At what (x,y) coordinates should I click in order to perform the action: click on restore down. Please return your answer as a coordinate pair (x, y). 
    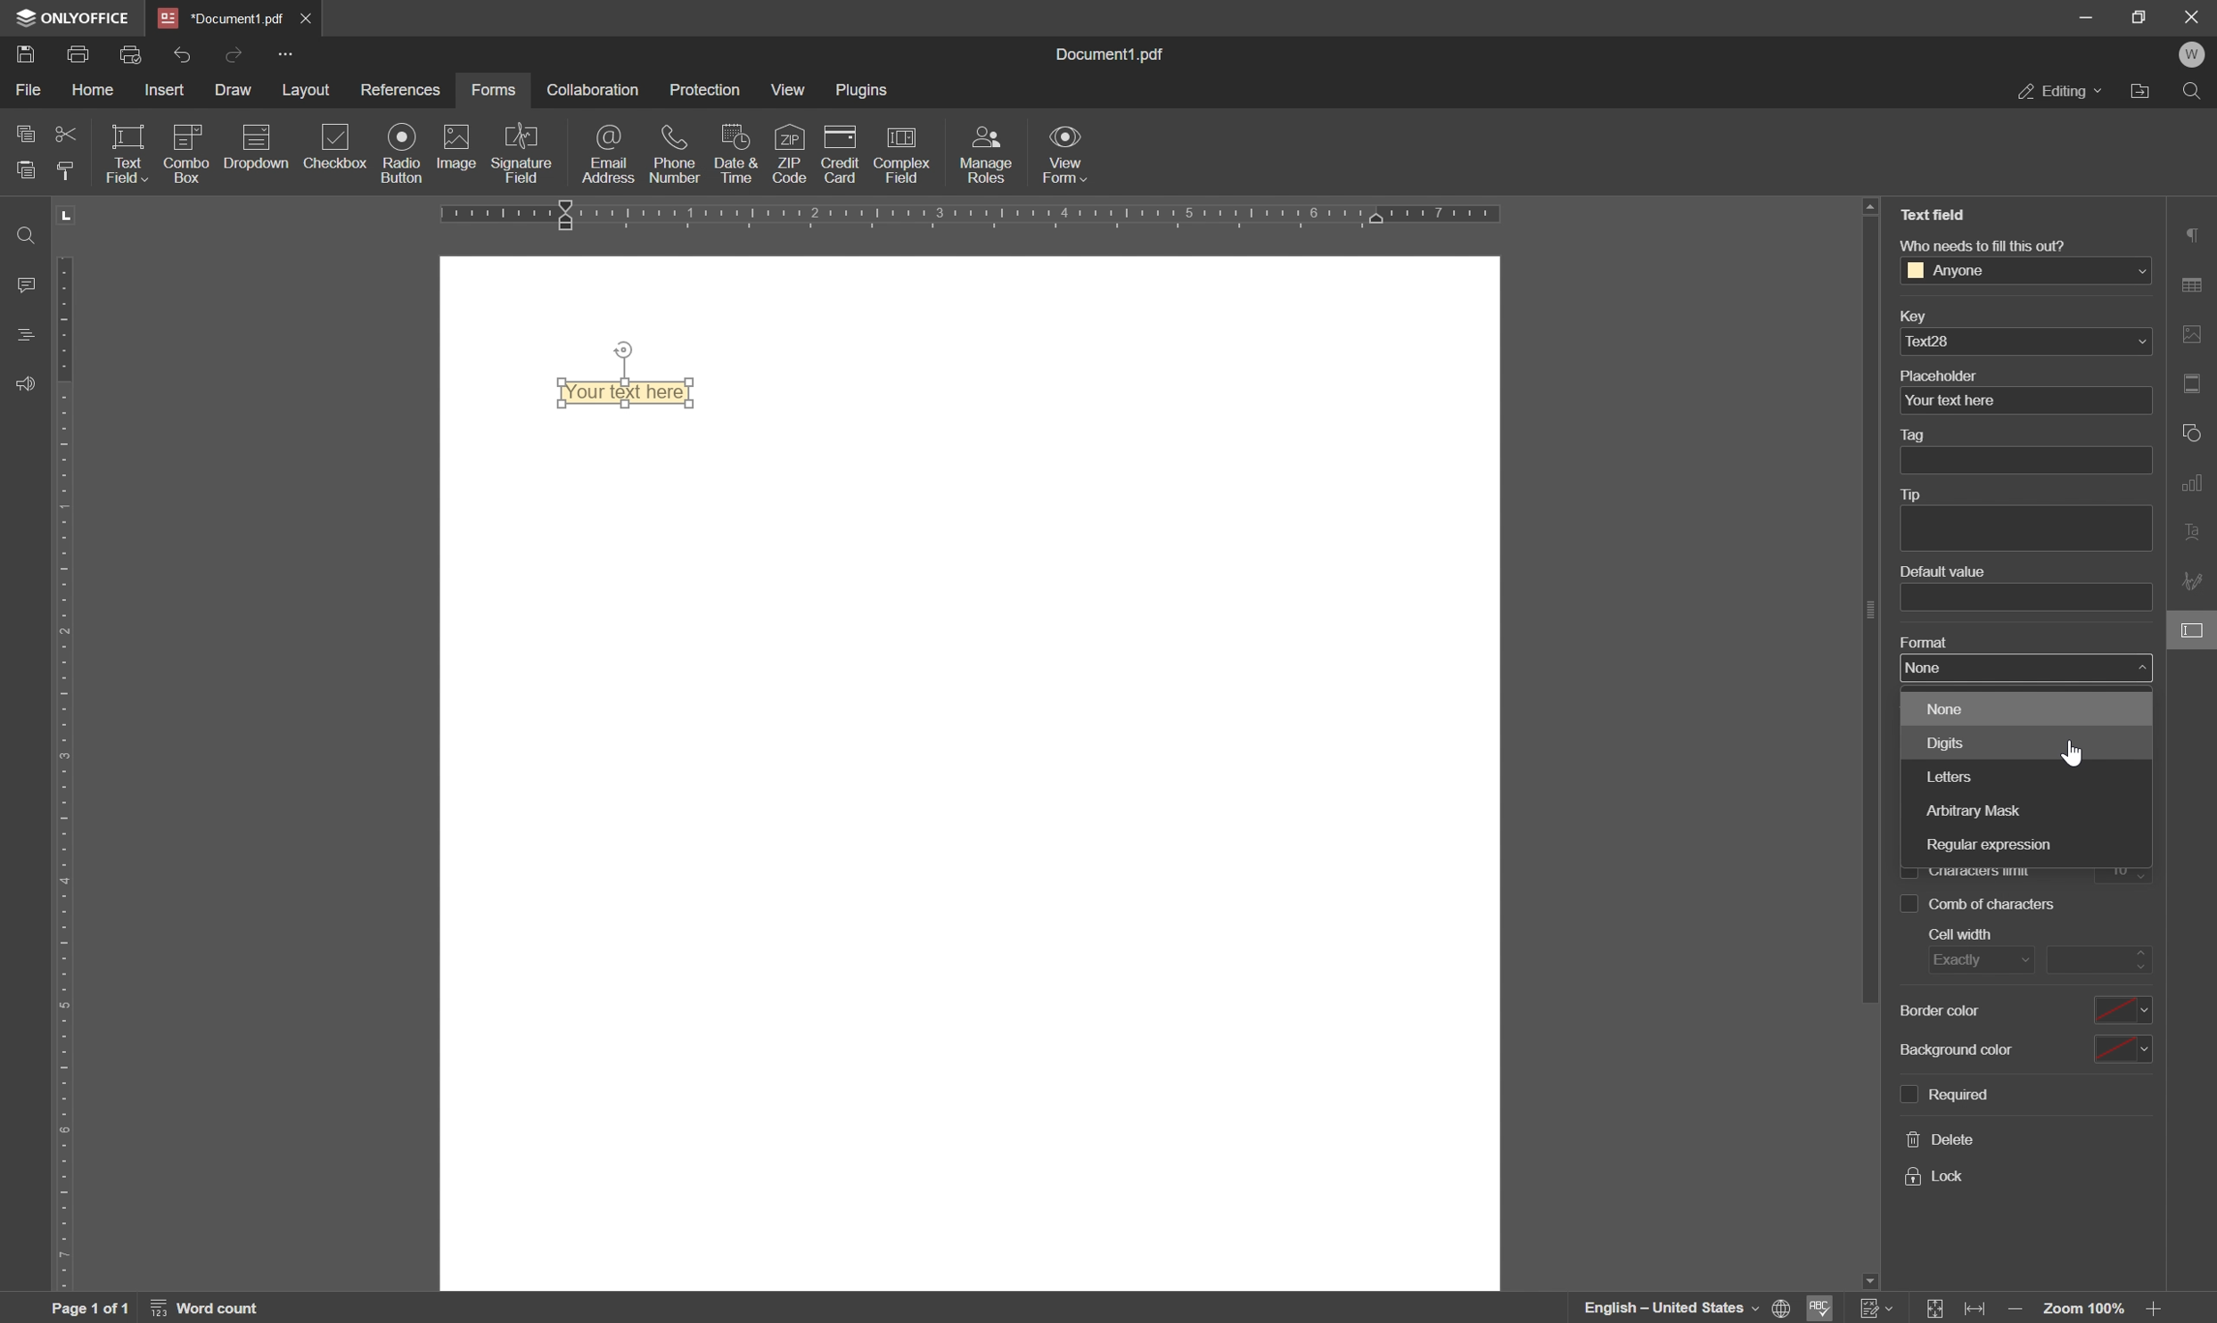
    Looking at the image, I should click on (2139, 16).